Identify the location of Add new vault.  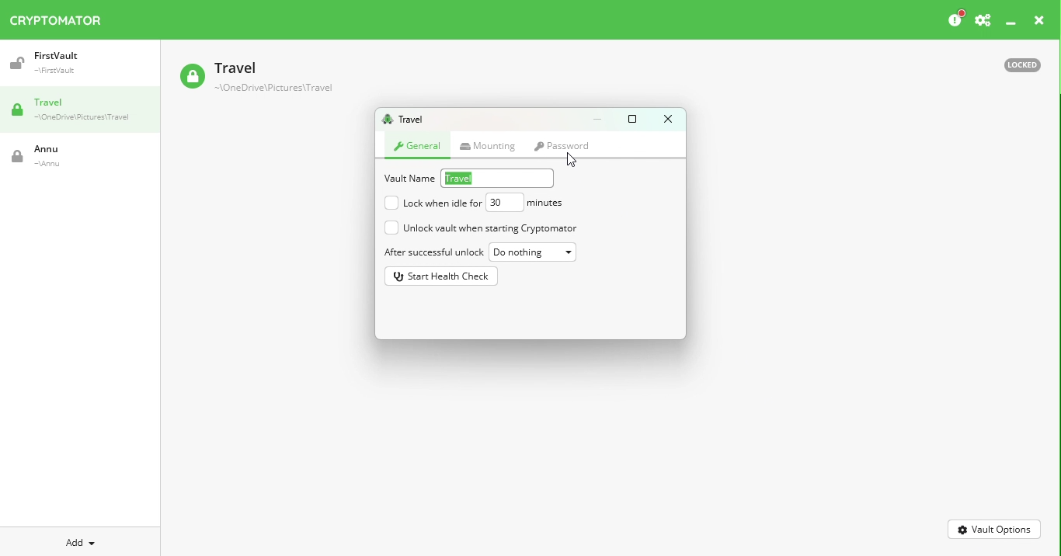
(81, 540).